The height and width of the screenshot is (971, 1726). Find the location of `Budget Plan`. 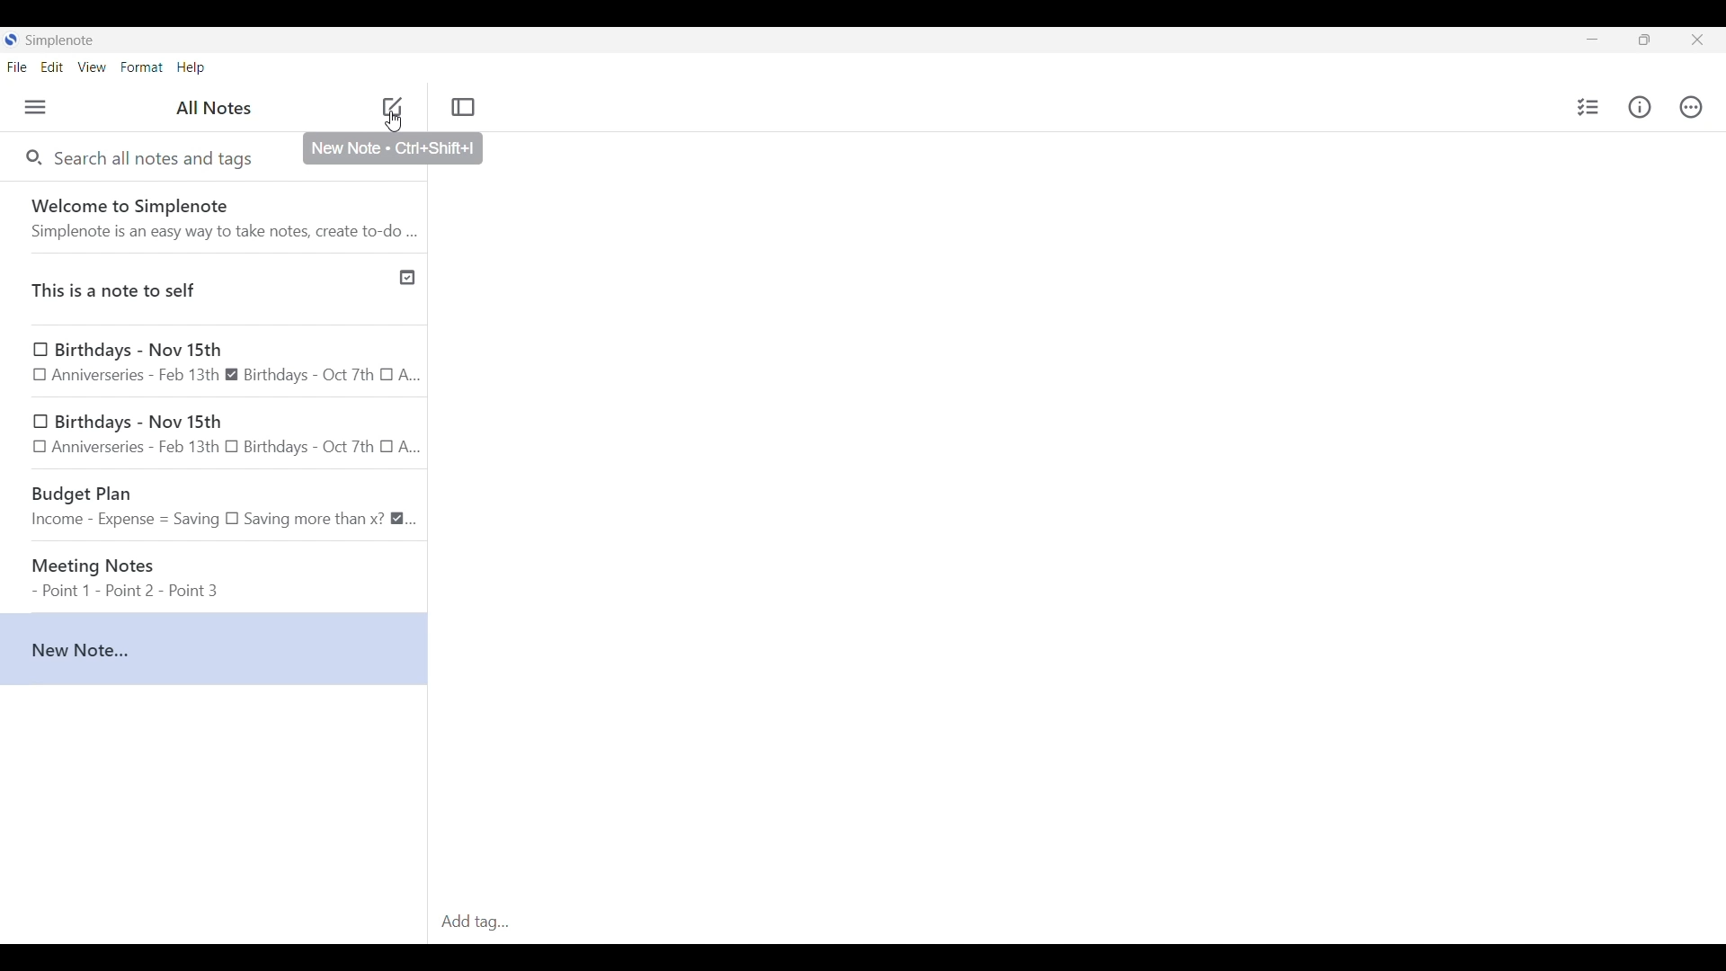

Budget Plan is located at coordinates (215, 503).